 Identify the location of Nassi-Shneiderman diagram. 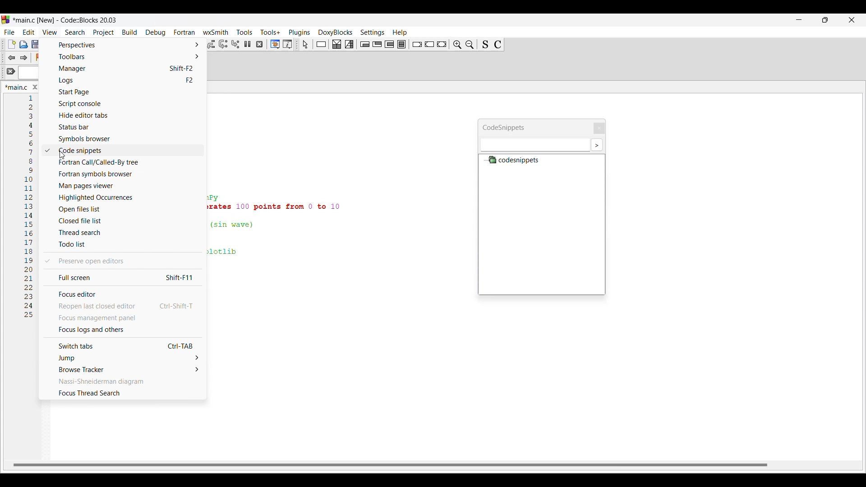
(123, 382).